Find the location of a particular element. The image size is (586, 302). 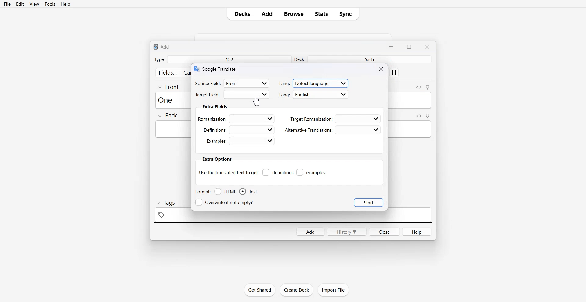

Deck is located at coordinates (300, 59).